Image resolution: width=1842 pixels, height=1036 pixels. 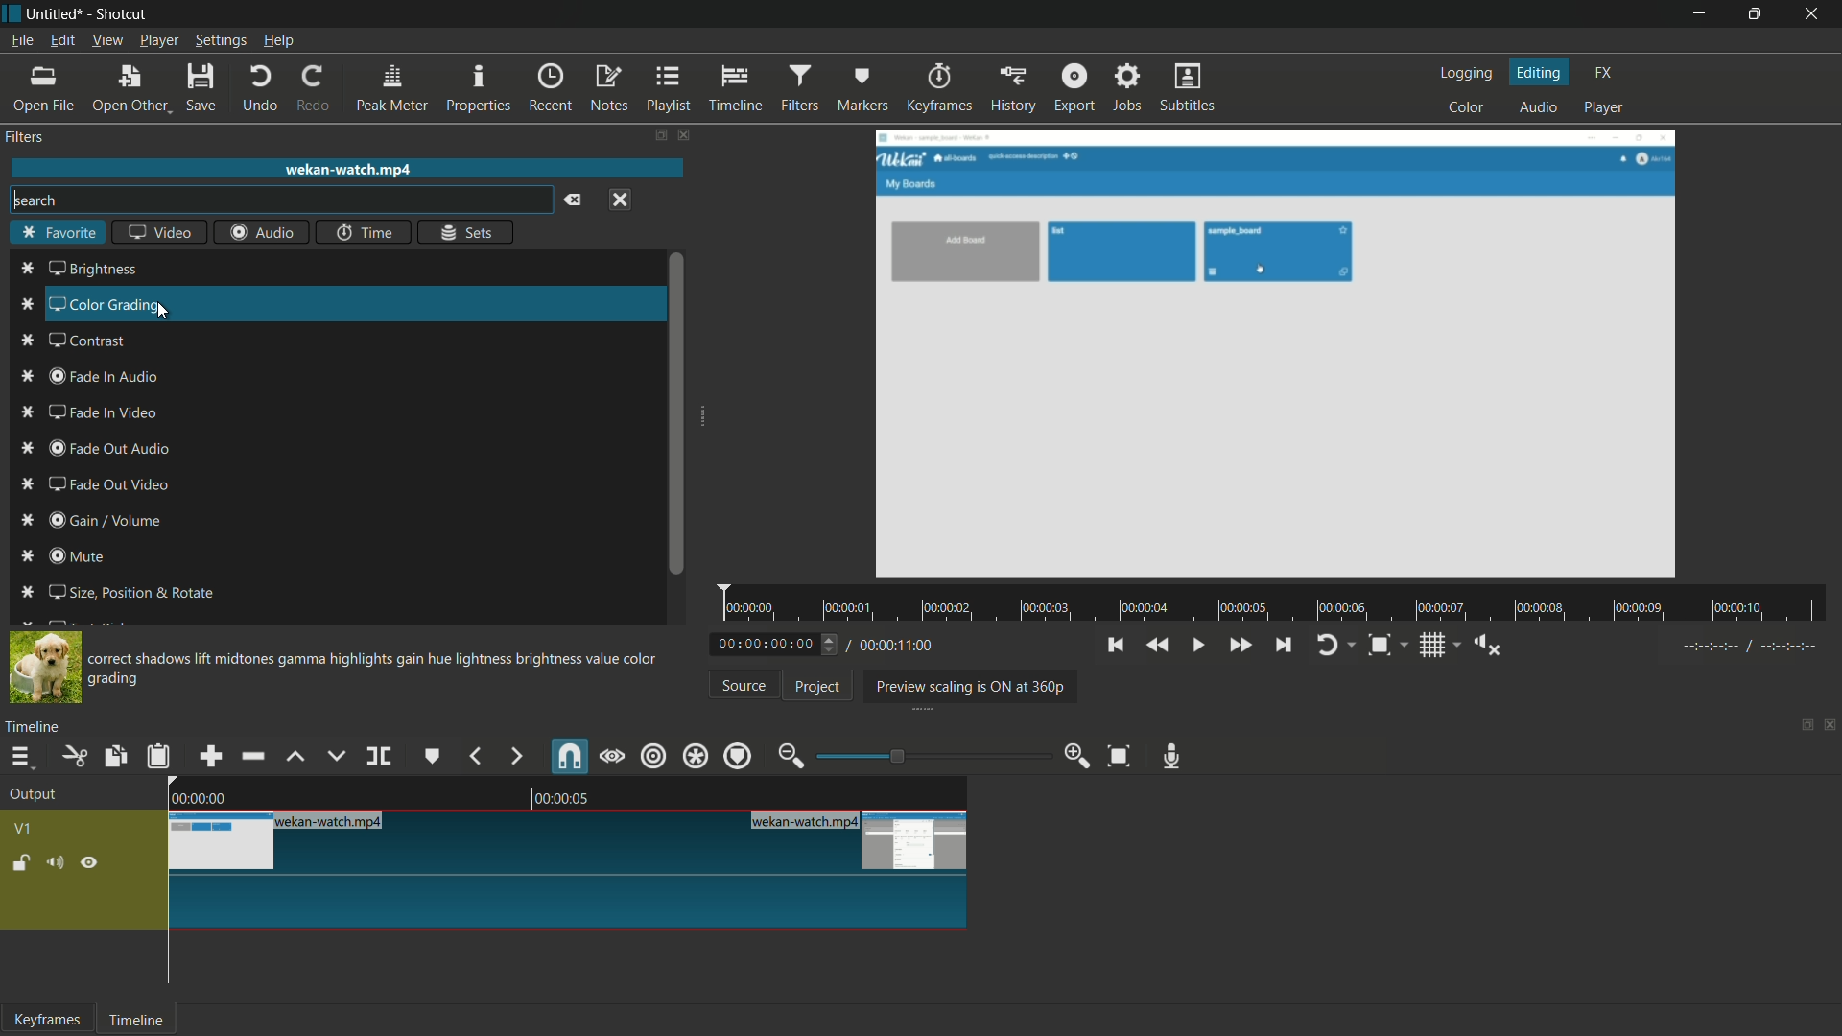 What do you see at coordinates (744, 685) in the screenshot?
I see `source` at bounding box center [744, 685].